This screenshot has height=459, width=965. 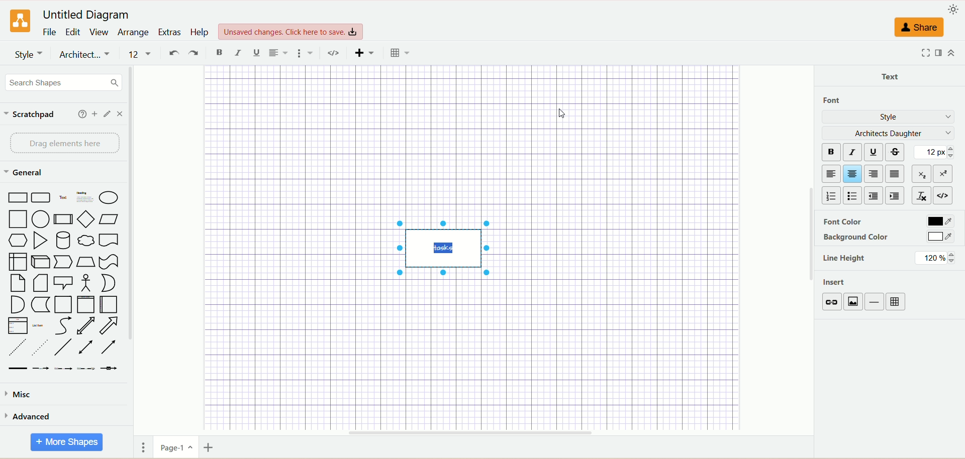 What do you see at coordinates (86, 305) in the screenshot?
I see `Vertical Page` at bounding box center [86, 305].